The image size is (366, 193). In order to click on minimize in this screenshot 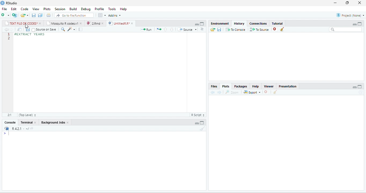, I will do `click(354, 87)`.